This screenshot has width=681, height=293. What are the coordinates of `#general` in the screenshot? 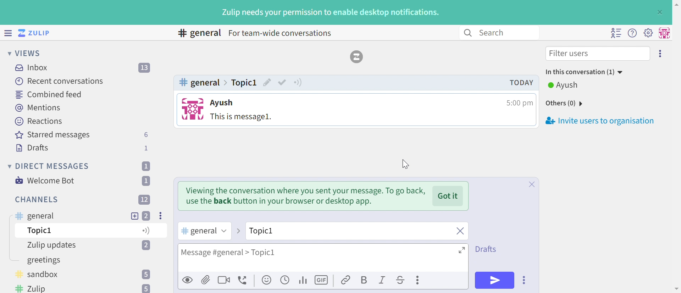 It's located at (198, 231).